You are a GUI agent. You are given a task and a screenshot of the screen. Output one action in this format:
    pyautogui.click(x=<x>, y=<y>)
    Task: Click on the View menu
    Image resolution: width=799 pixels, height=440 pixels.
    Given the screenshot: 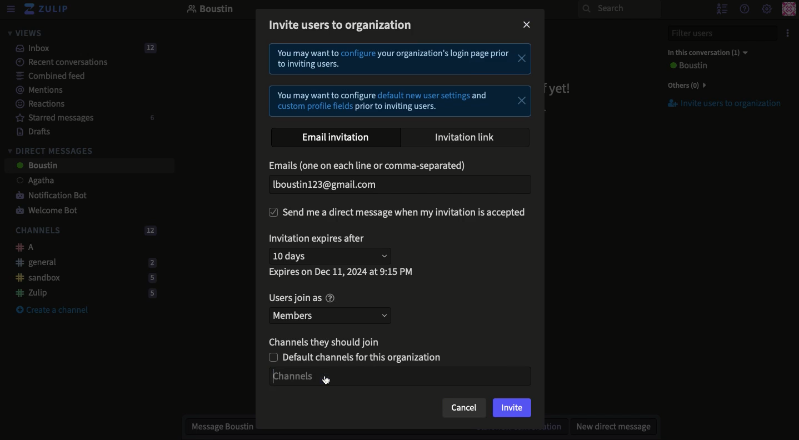 What is the action you would take?
    pyautogui.click(x=10, y=9)
    